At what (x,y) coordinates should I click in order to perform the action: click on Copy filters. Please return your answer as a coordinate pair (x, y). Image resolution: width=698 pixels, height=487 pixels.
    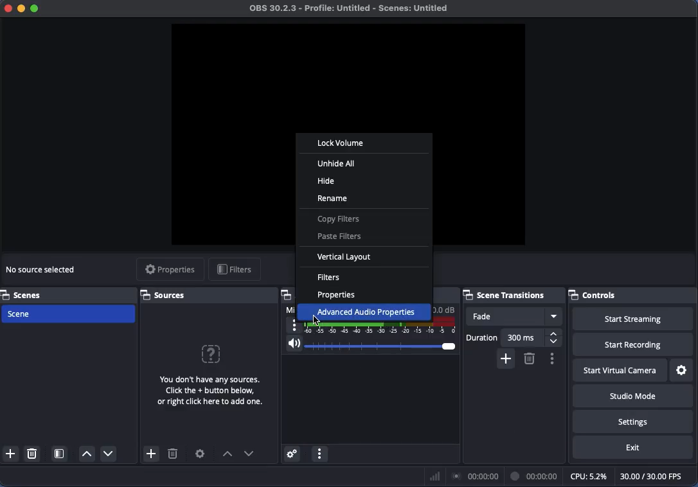
    Looking at the image, I should click on (339, 220).